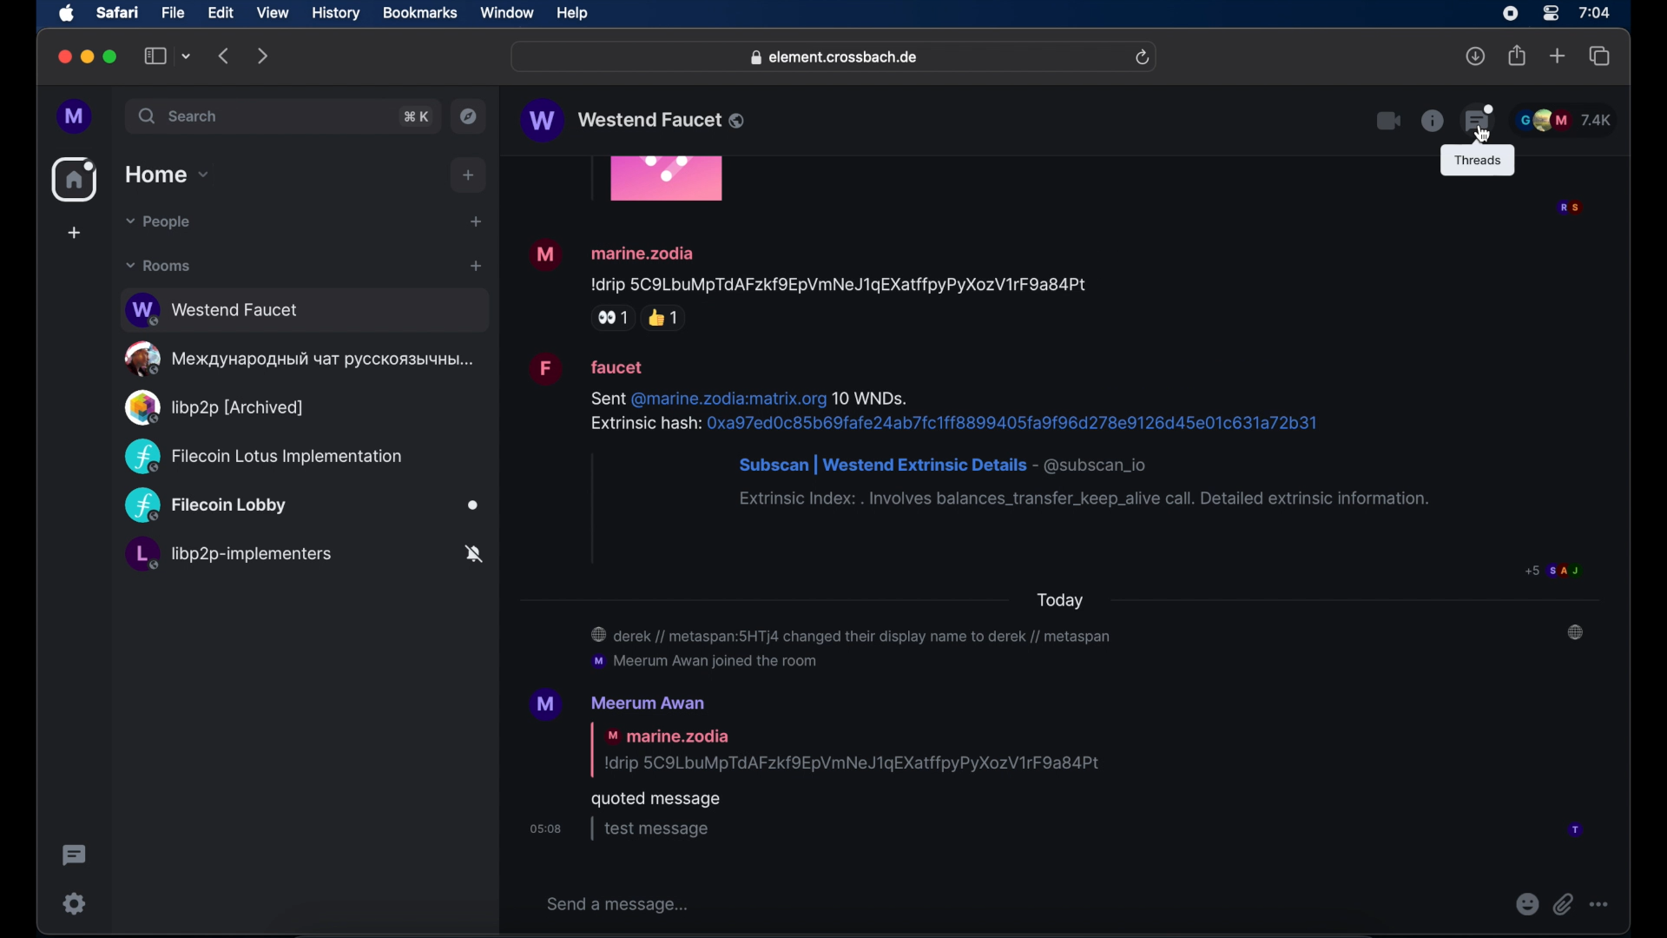 This screenshot has width=1667, height=938. Describe the element at coordinates (507, 13) in the screenshot. I see `window` at that location.